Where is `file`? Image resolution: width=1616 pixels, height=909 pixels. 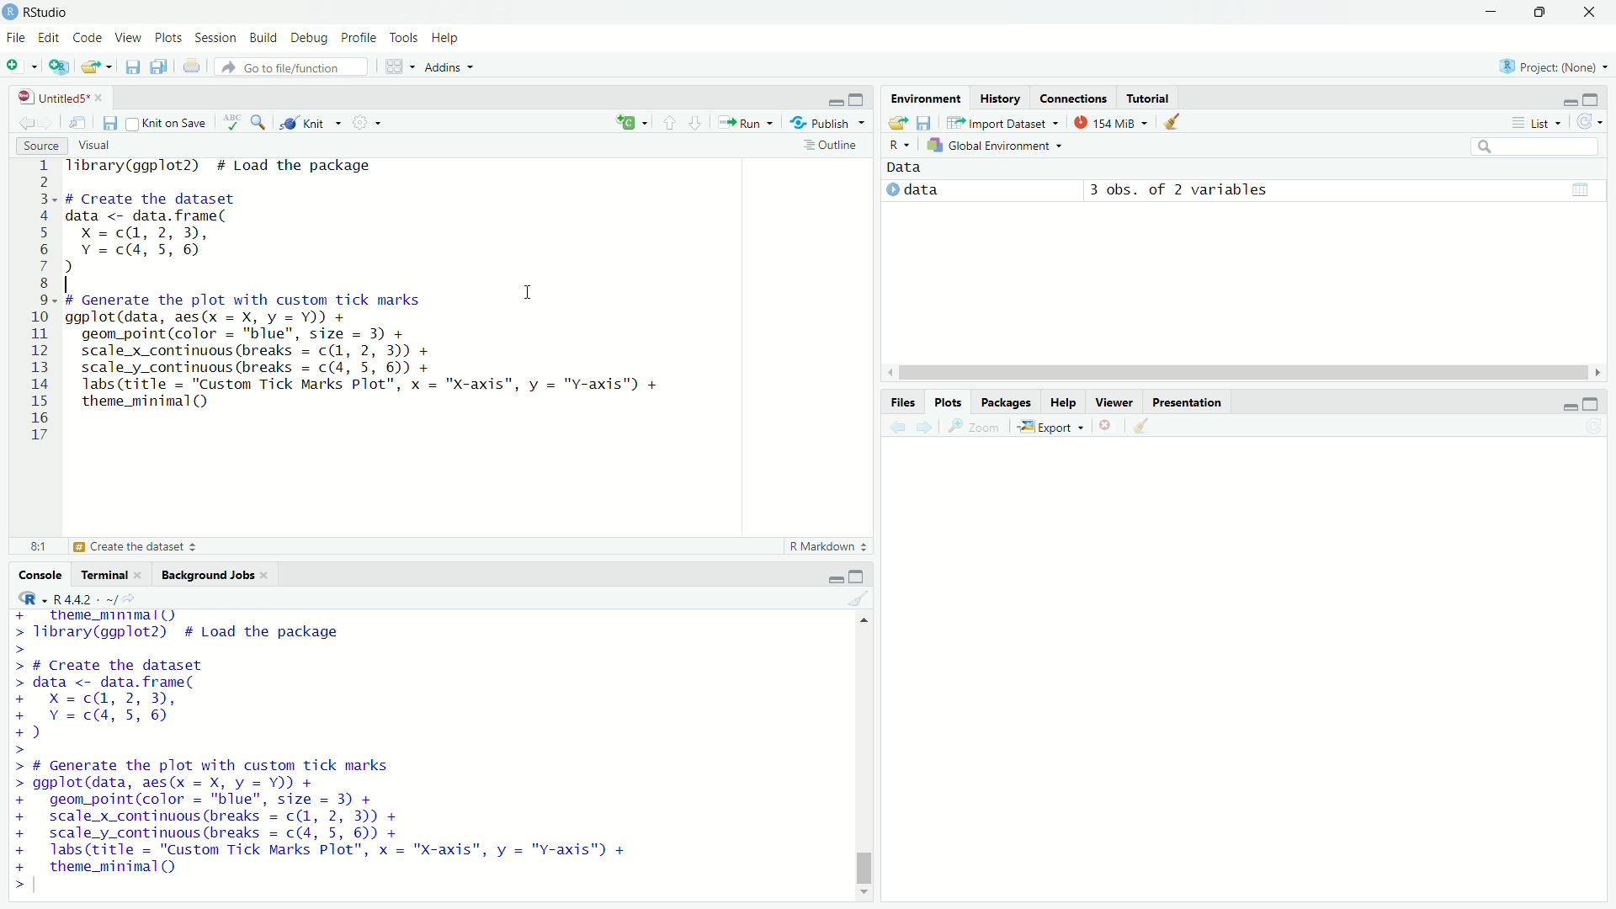
file is located at coordinates (15, 39).